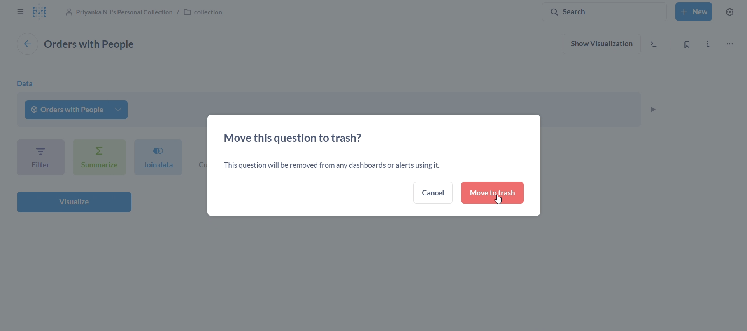 The image size is (747, 331). I want to click on orders with people, so click(96, 44).